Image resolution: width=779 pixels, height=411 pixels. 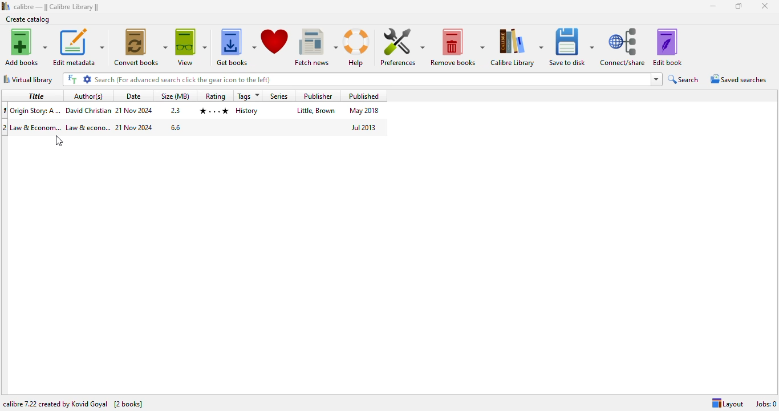 I want to click on title, so click(x=371, y=79).